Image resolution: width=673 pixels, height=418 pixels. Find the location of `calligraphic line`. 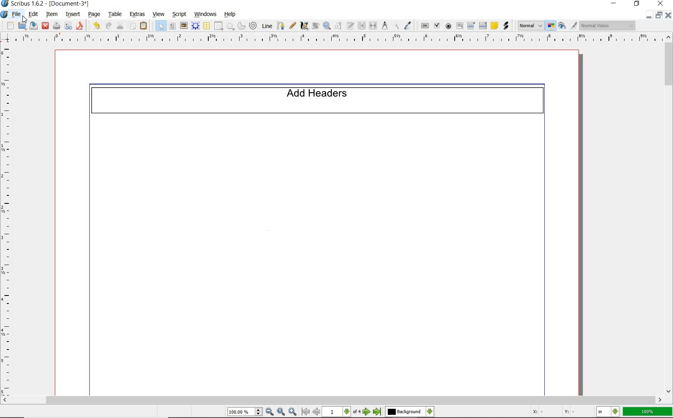

calligraphic line is located at coordinates (305, 26).